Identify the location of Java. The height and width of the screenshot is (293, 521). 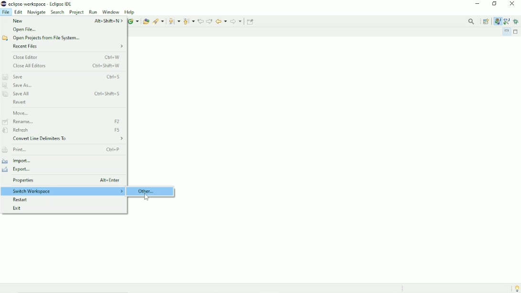
(497, 21).